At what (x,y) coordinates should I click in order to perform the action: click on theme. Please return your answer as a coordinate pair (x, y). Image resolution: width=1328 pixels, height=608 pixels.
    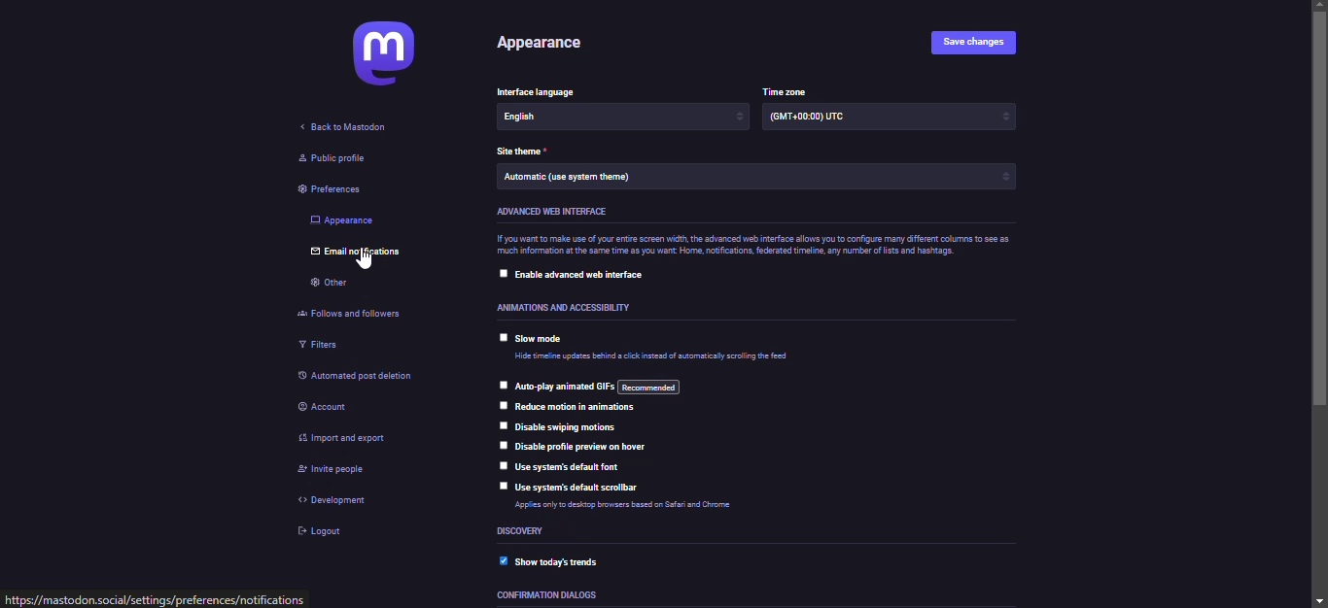
    Looking at the image, I should click on (521, 152).